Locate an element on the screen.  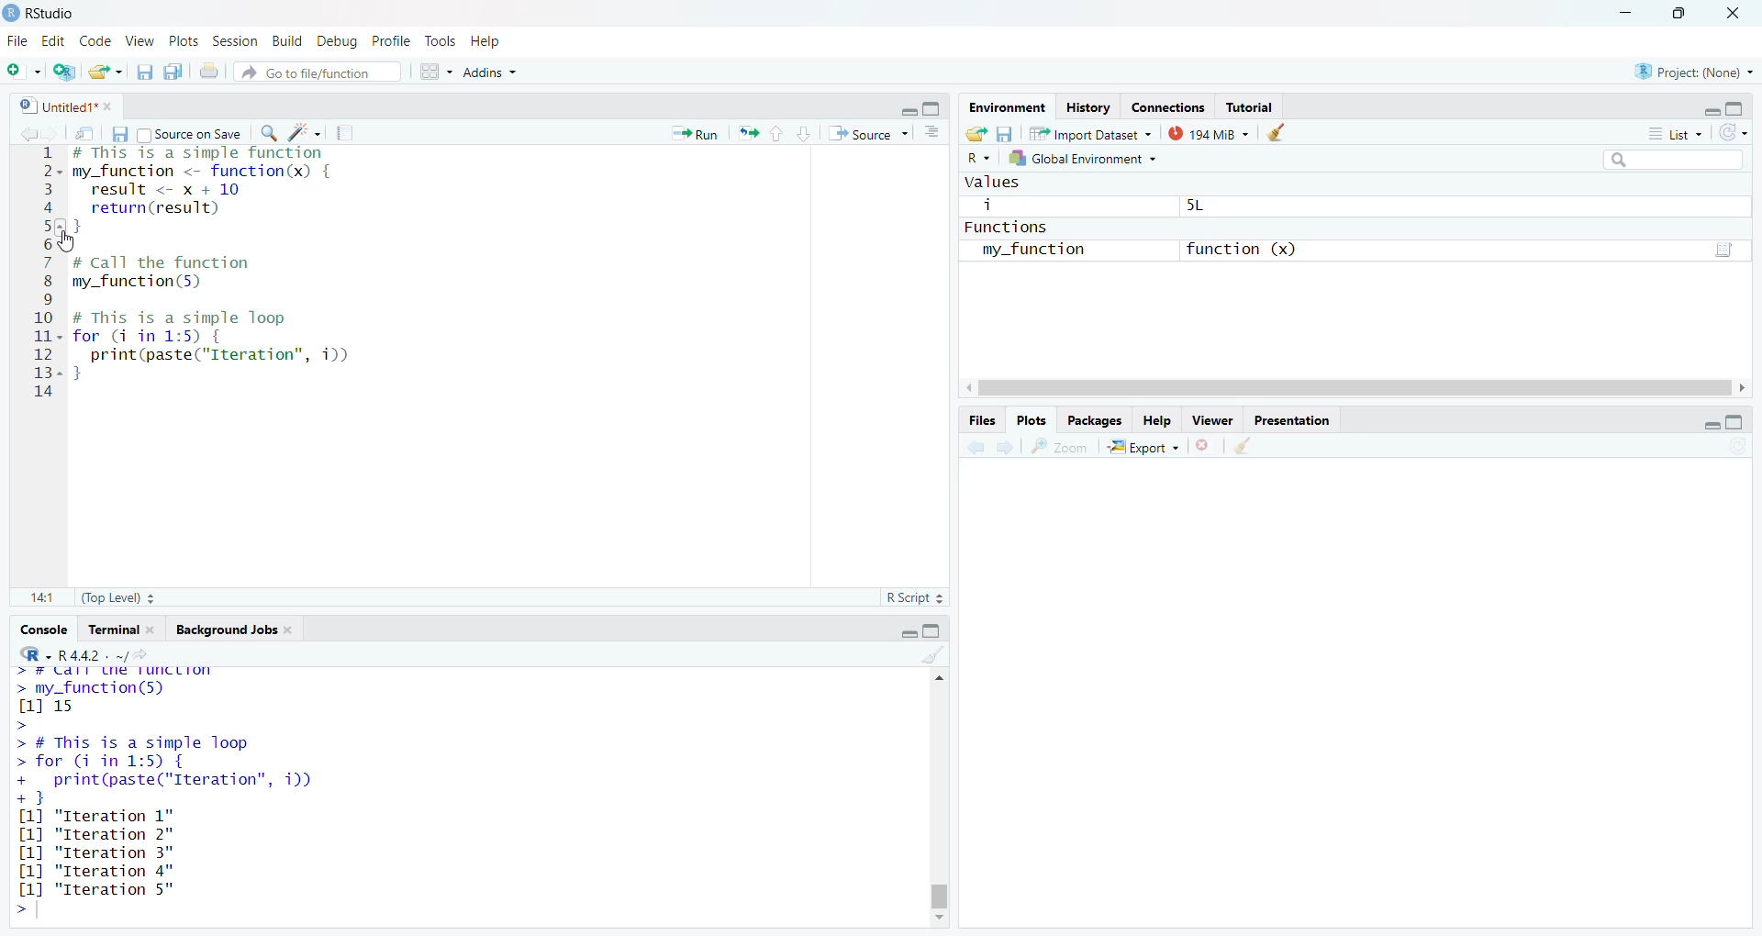
go to previous section/chunk is located at coordinates (779, 132).